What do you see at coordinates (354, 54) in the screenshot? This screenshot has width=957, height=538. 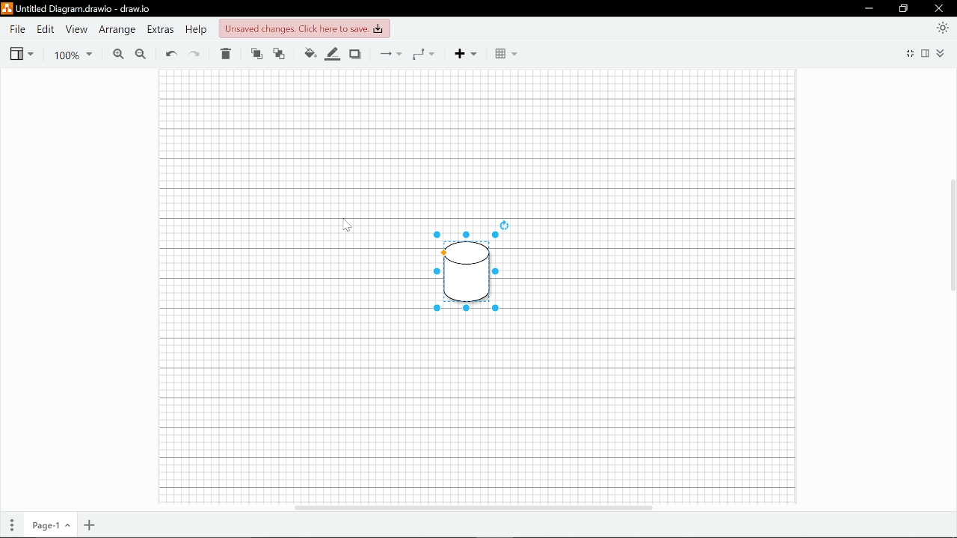 I see `Shadow` at bounding box center [354, 54].